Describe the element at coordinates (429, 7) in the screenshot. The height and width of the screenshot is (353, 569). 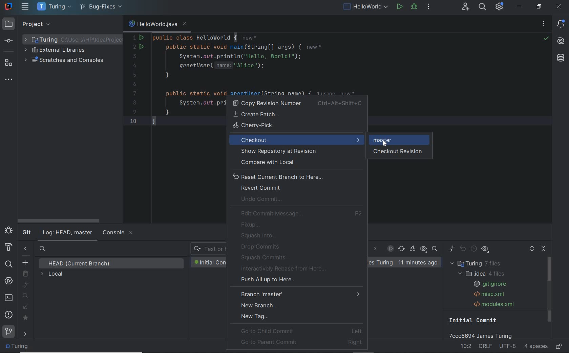
I see `more actions` at that location.